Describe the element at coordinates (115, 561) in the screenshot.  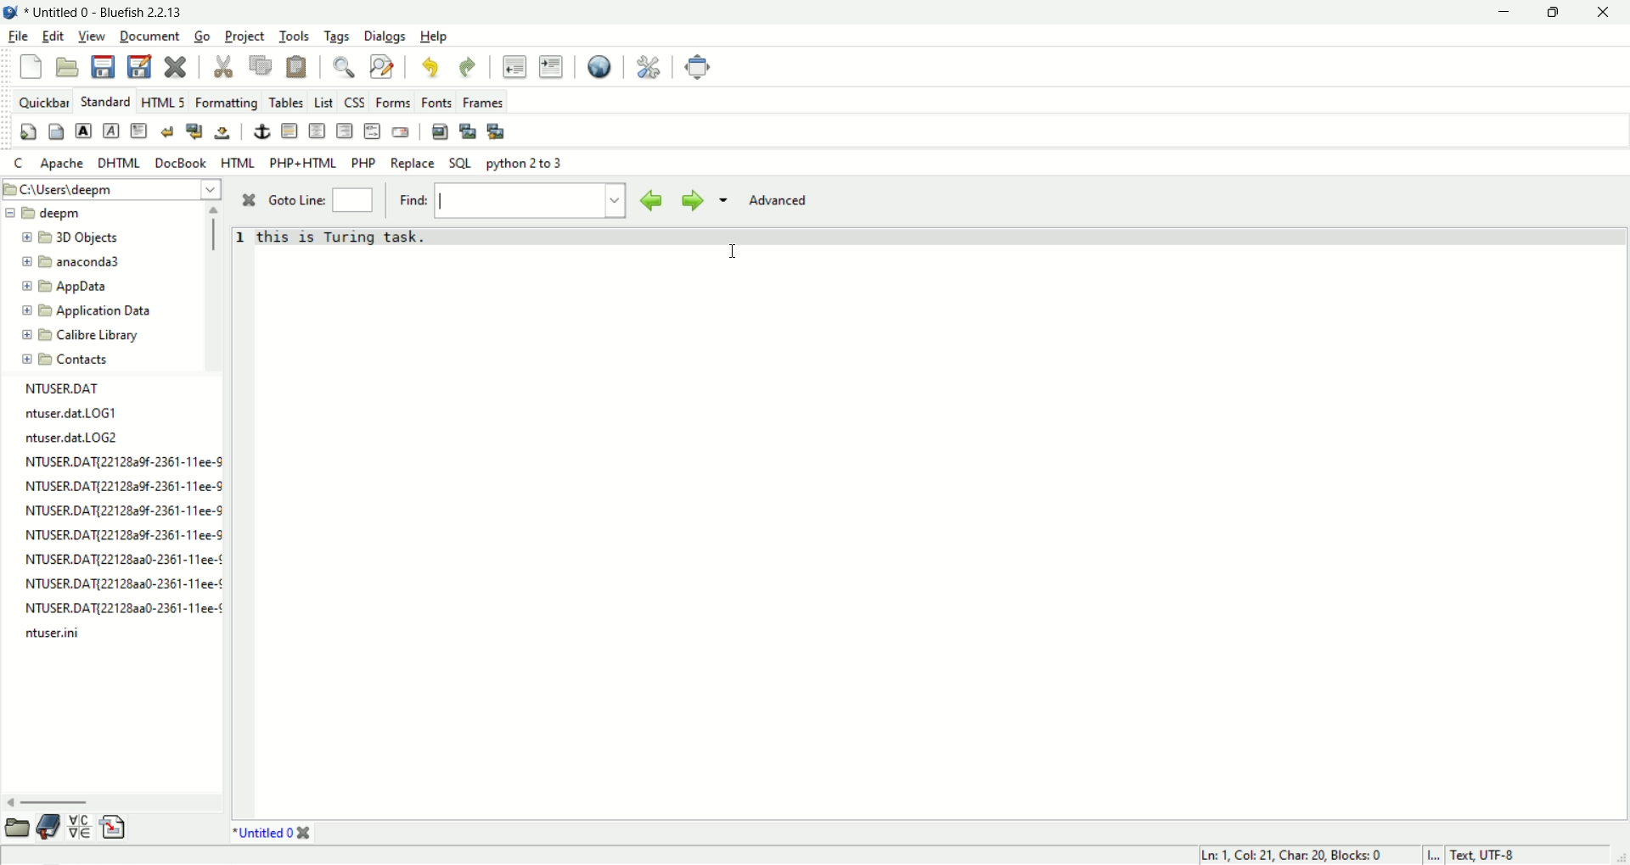
I see `NTUSER.DAT{221282a0-2361-11ee-¢` at that location.